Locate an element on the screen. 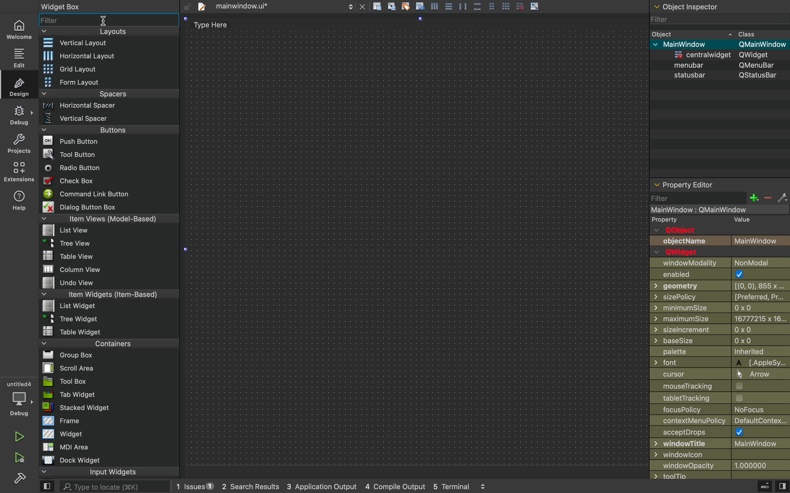 This screenshot has width=790, height=493. horizontal spacer is located at coordinates (108, 105).